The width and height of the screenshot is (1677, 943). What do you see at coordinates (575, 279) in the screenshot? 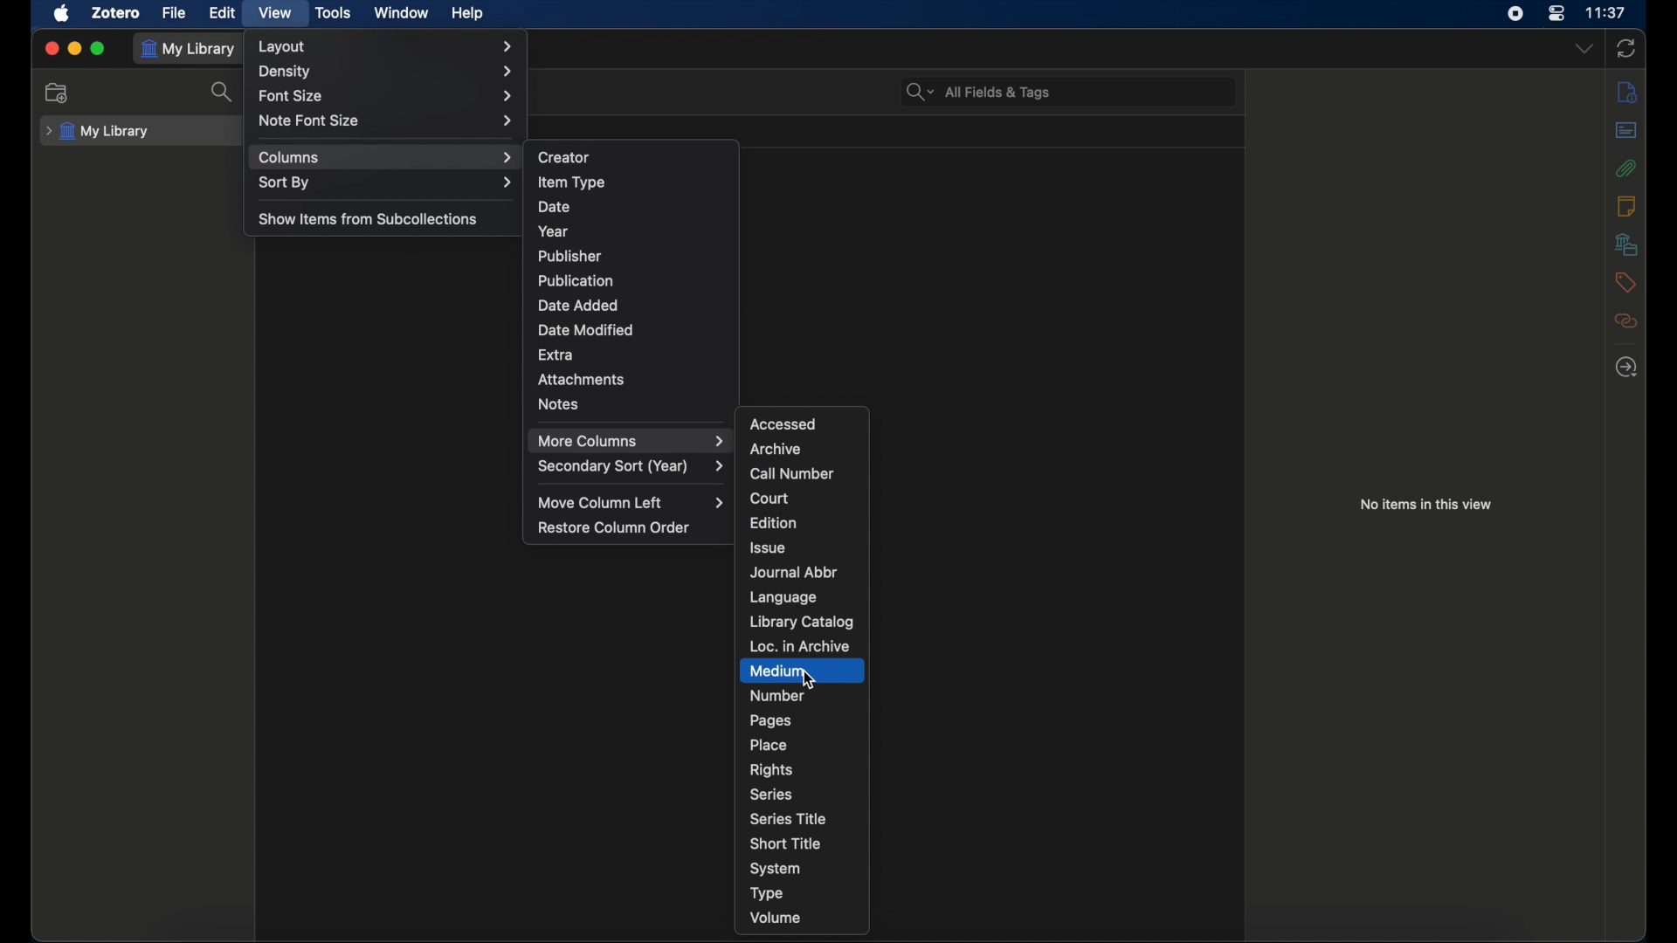
I see `publication` at bounding box center [575, 279].